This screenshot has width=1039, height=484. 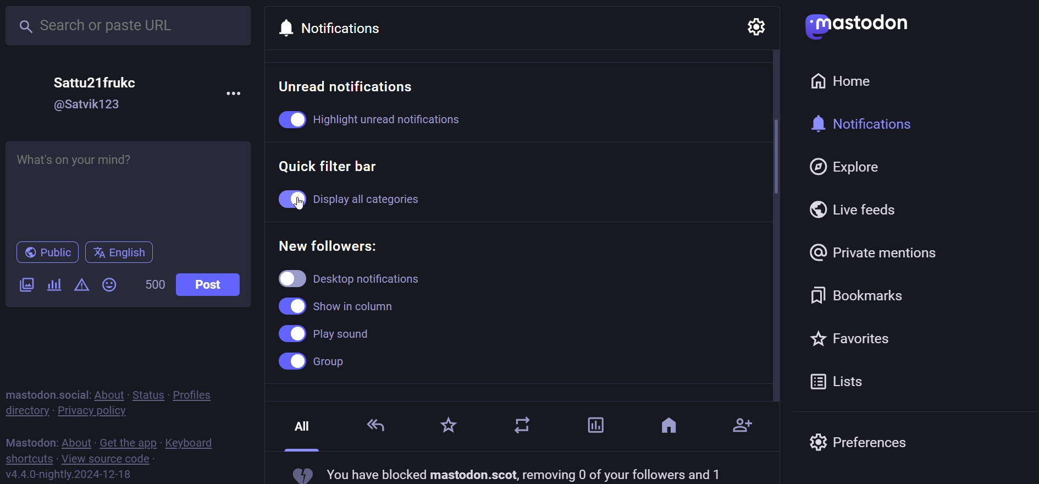 I want to click on play sound, so click(x=327, y=333).